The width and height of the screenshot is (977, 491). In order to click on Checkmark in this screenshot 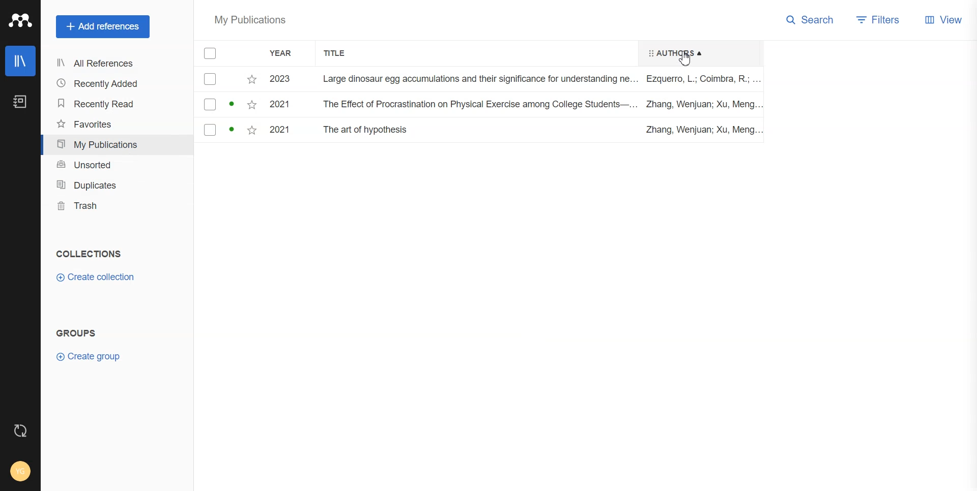, I will do `click(209, 106)`.